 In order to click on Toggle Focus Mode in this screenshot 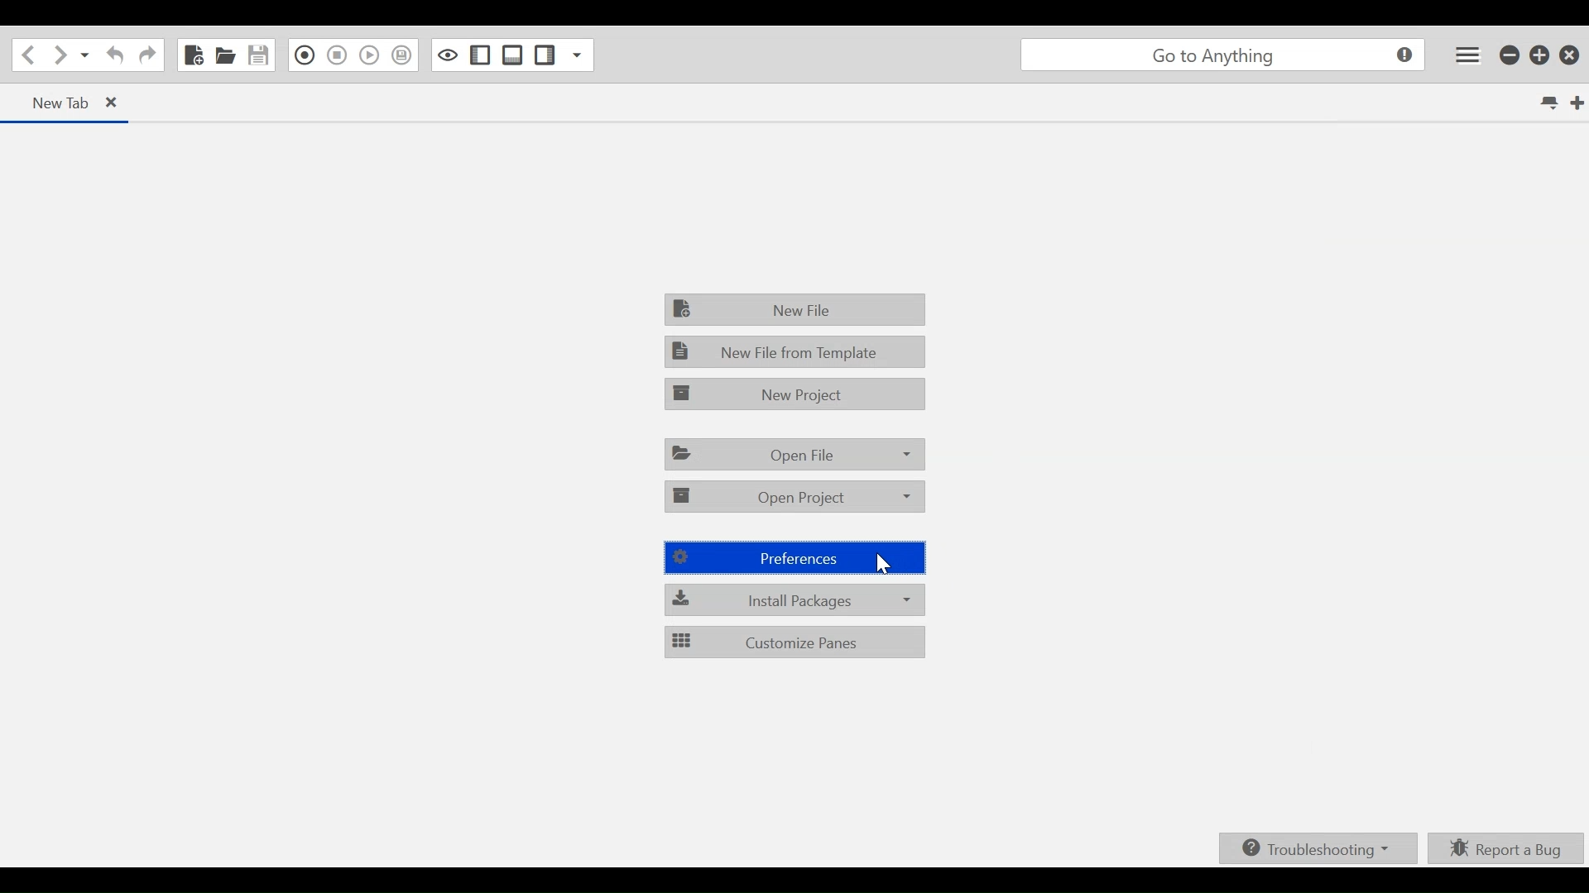, I will do `click(449, 55)`.